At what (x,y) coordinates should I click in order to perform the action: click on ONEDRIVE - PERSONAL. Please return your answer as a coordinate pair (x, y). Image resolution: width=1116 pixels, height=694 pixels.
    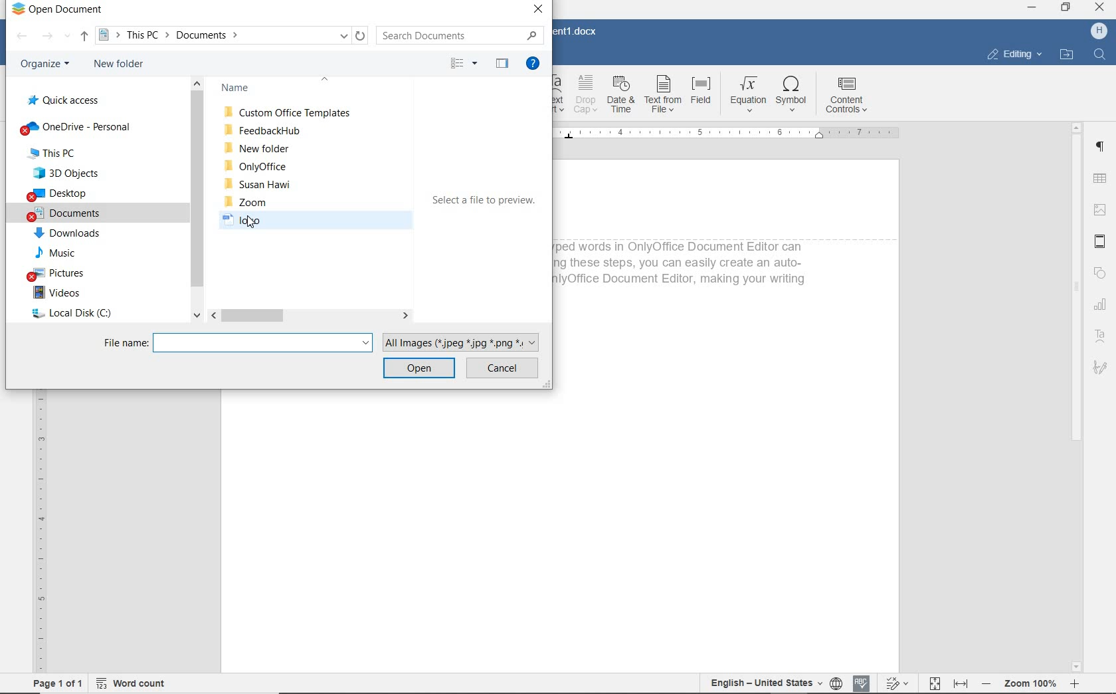
    Looking at the image, I should click on (76, 127).